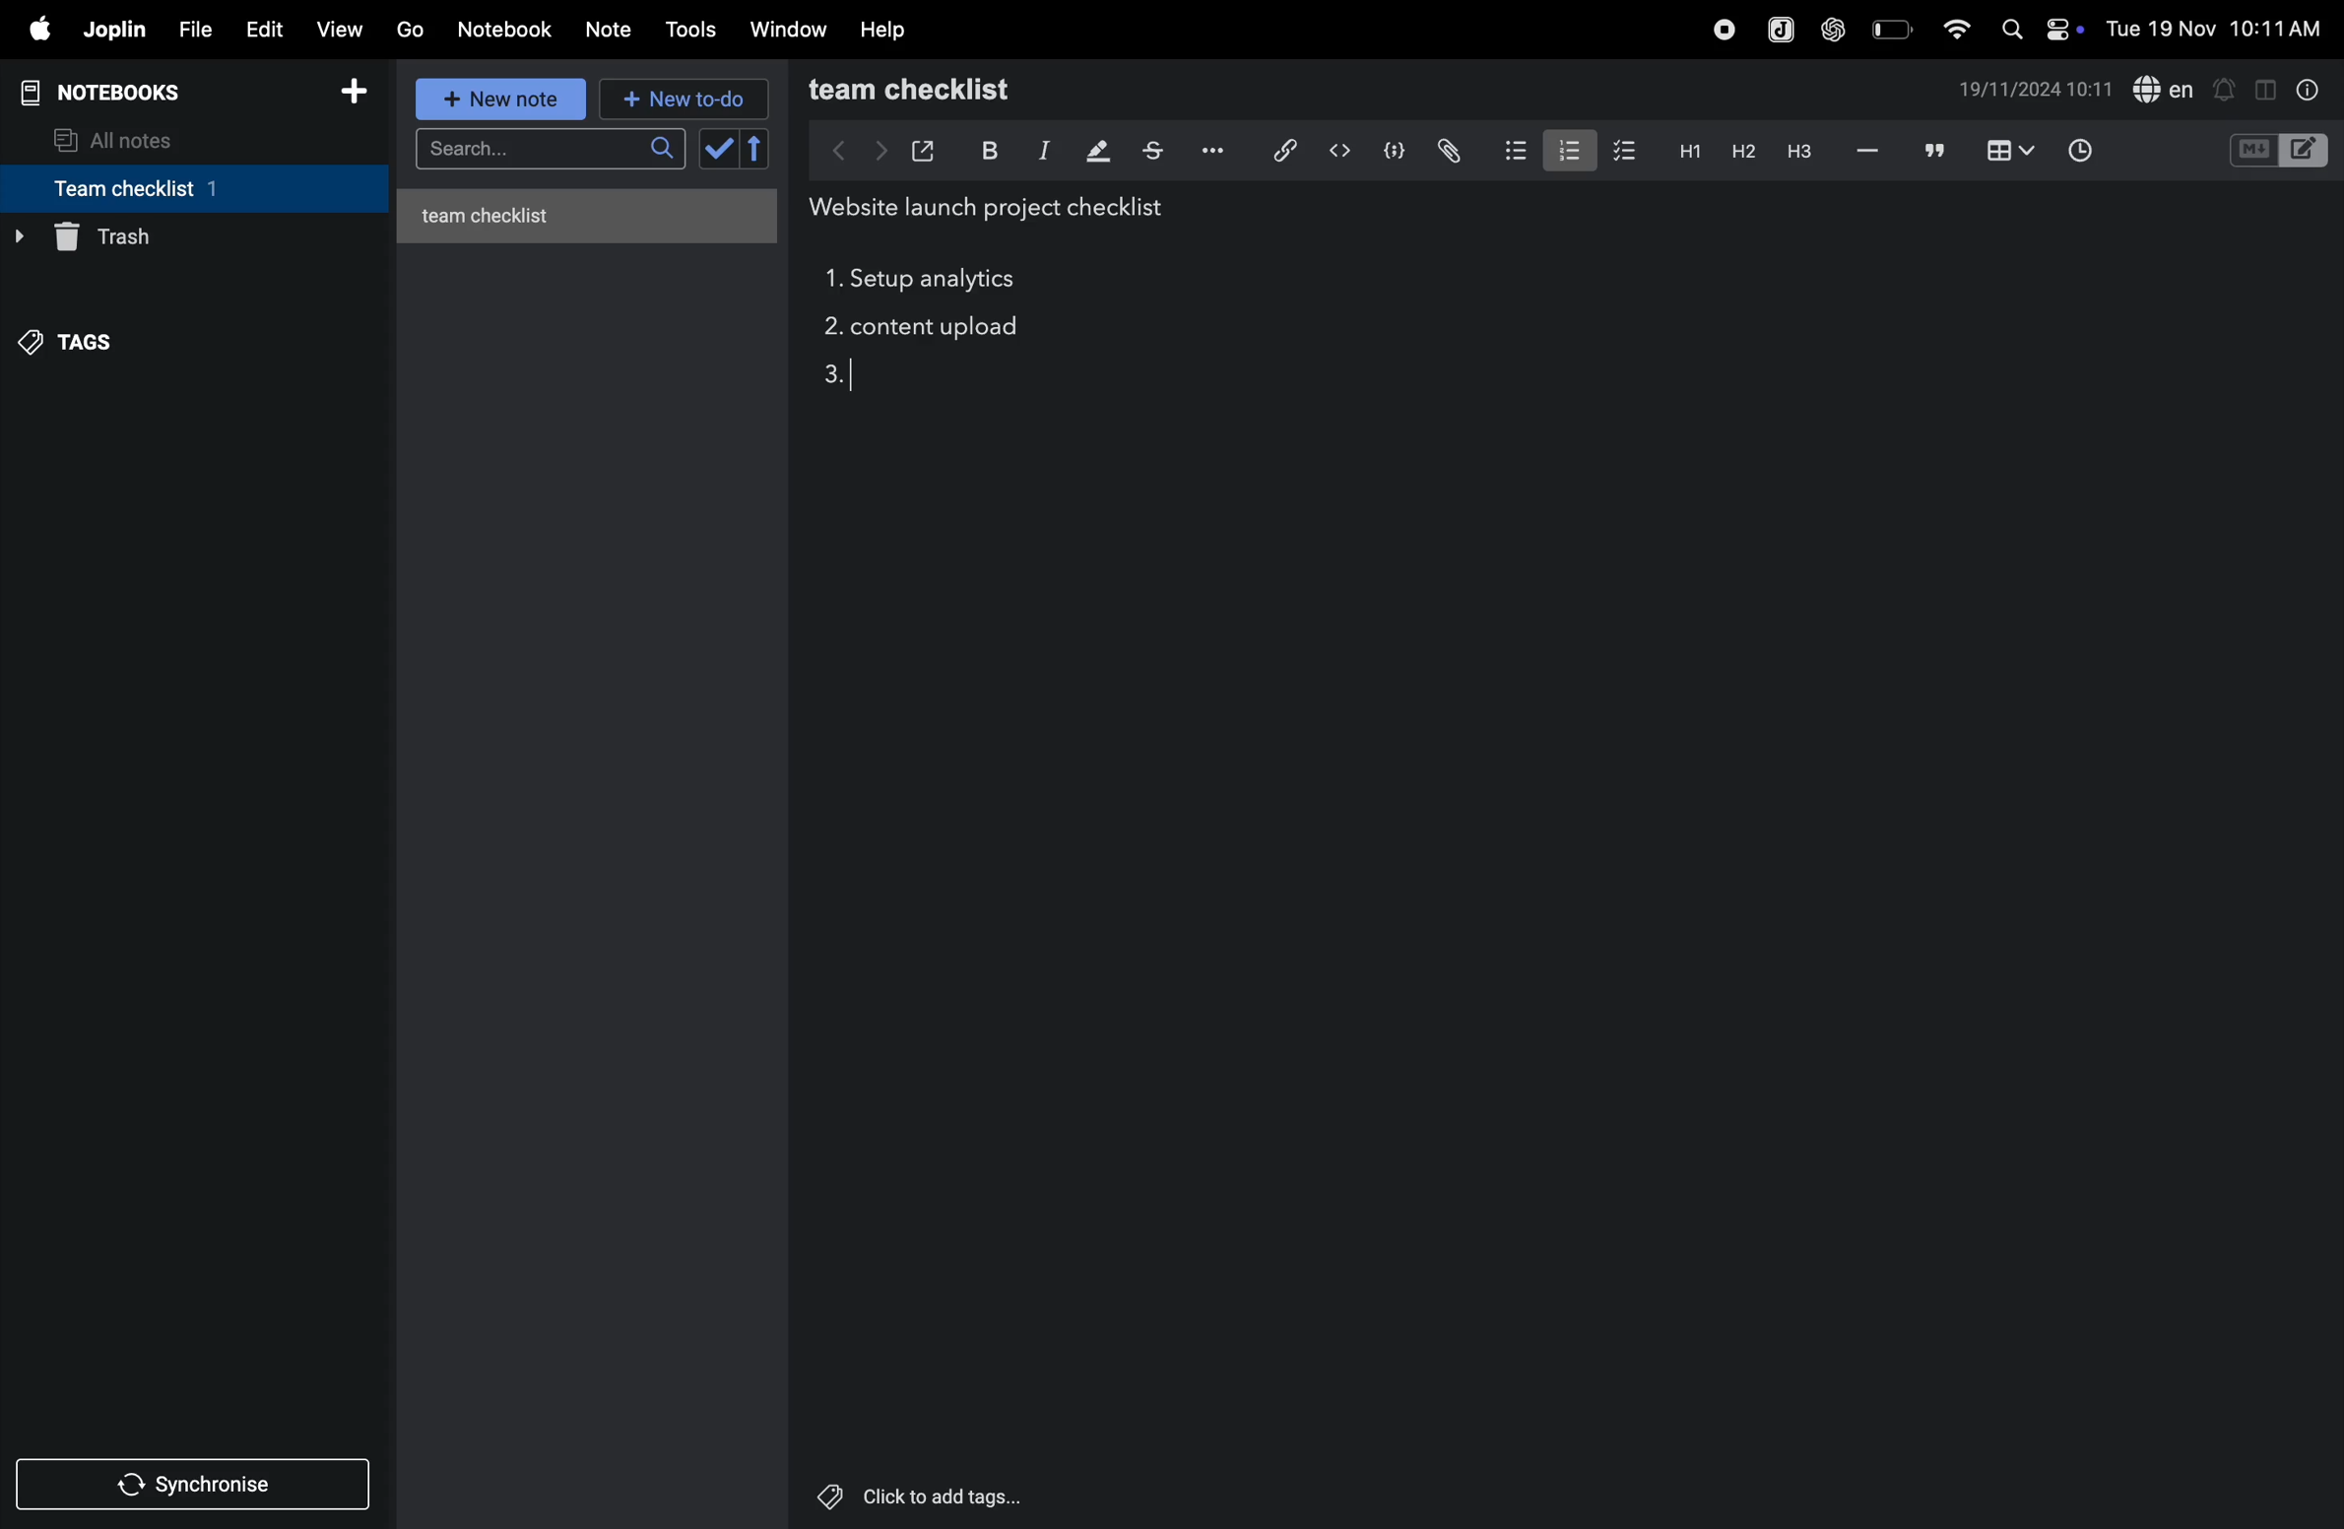 Image resolution: width=2344 pixels, height=1529 pixels. What do you see at coordinates (843, 378) in the screenshot?
I see `task 3` at bounding box center [843, 378].